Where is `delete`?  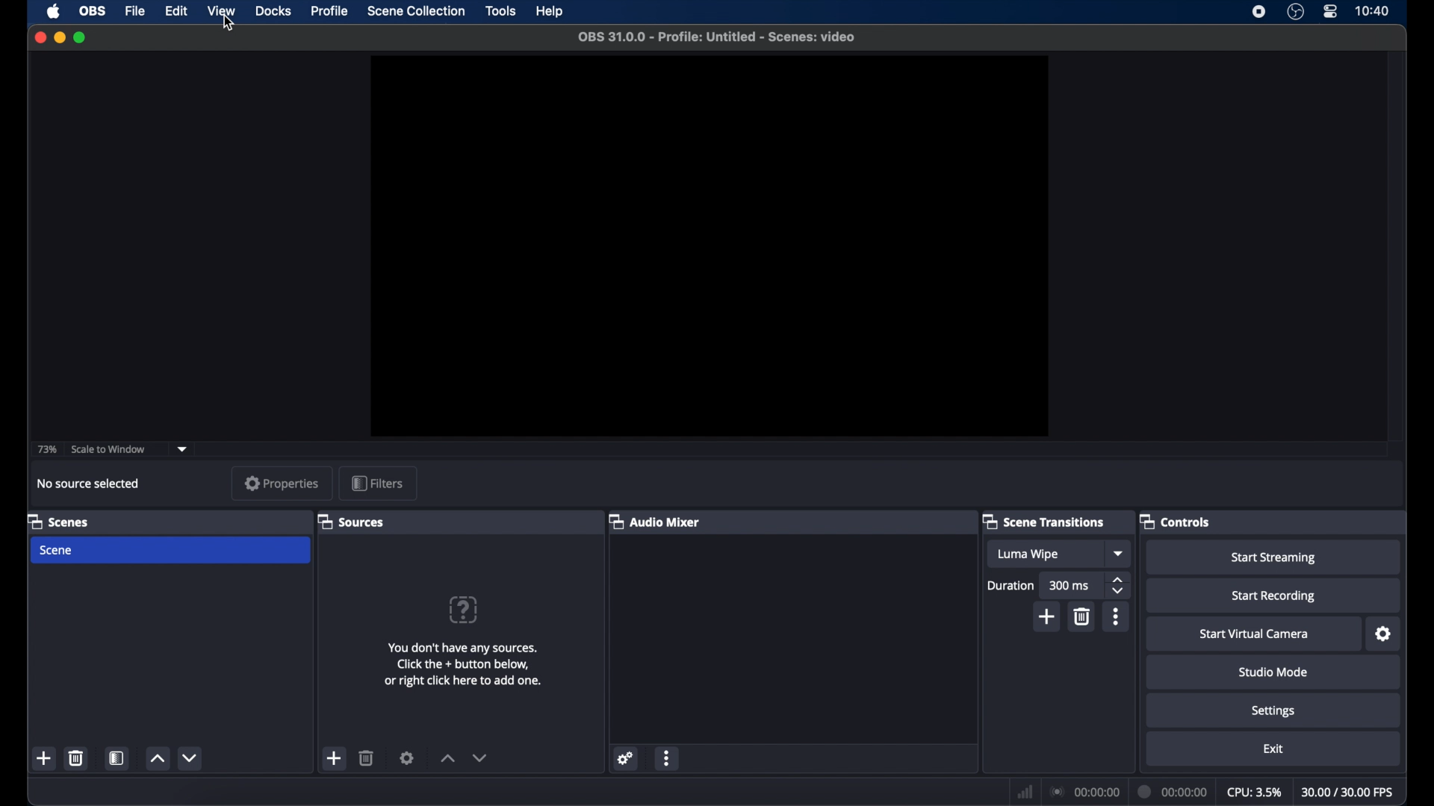 delete is located at coordinates (77, 757).